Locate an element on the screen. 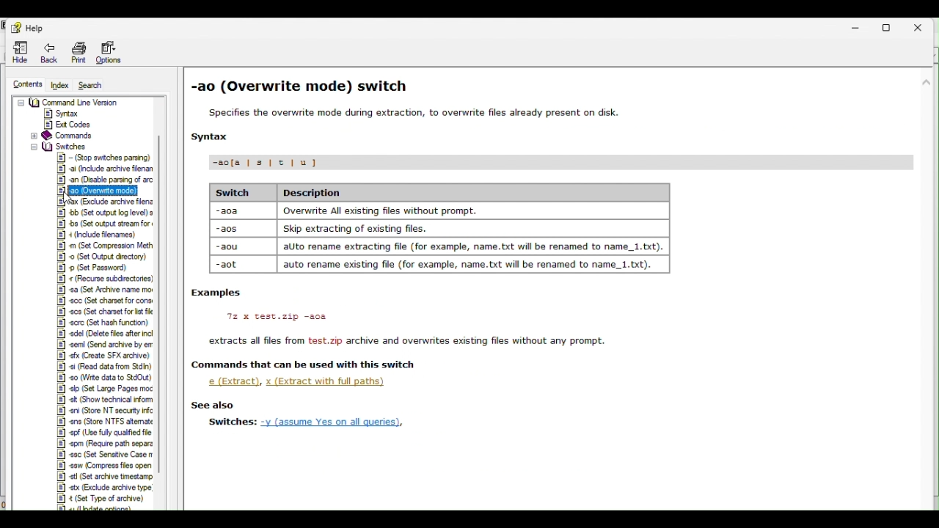 The width and height of the screenshot is (939, 528). |&] ani (Store NT security infc | is located at coordinates (107, 409).